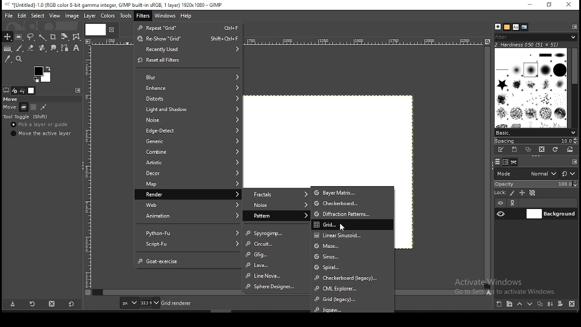 The image size is (581, 327). What do you see at coordinates (351, 308) in the screenshot?
I see `jigsaw` at bounding box center [351, 308].